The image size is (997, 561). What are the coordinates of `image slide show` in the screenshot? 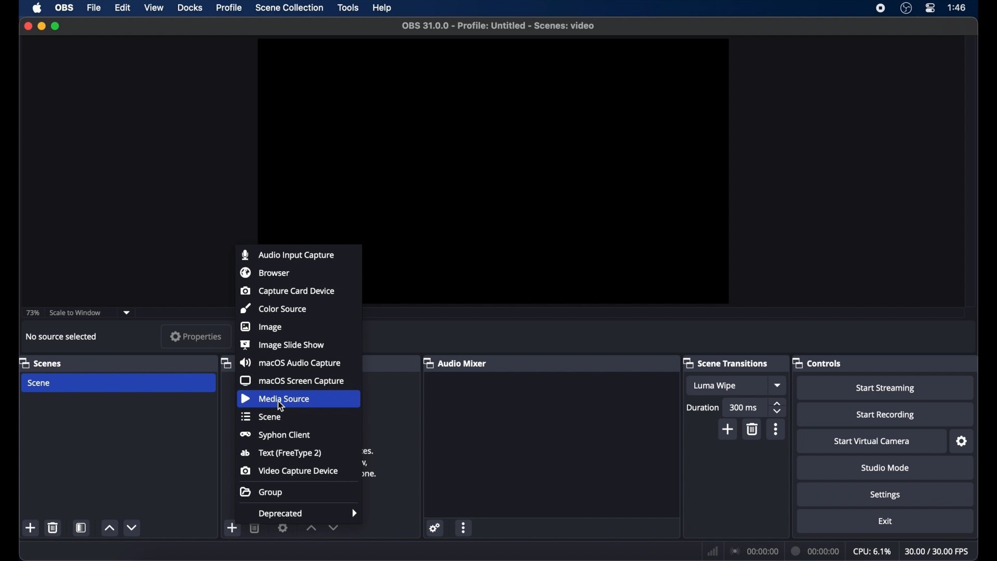 It's located at (283, 345).